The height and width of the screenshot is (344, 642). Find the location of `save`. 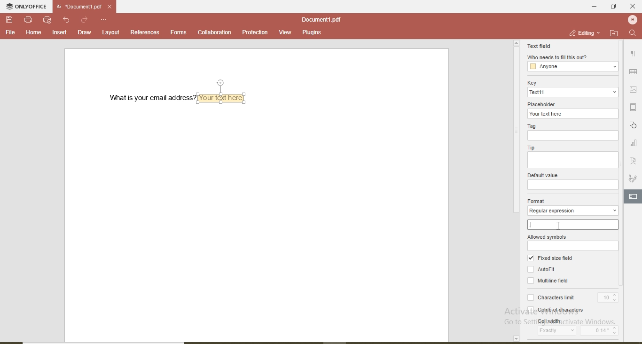

save is located at coordinates (10, 20).